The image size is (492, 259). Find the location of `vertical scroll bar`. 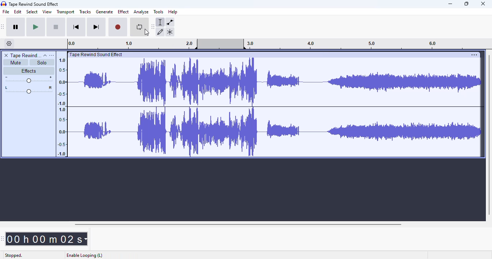

vertical scroll bar is located at coordinates (489, 133).